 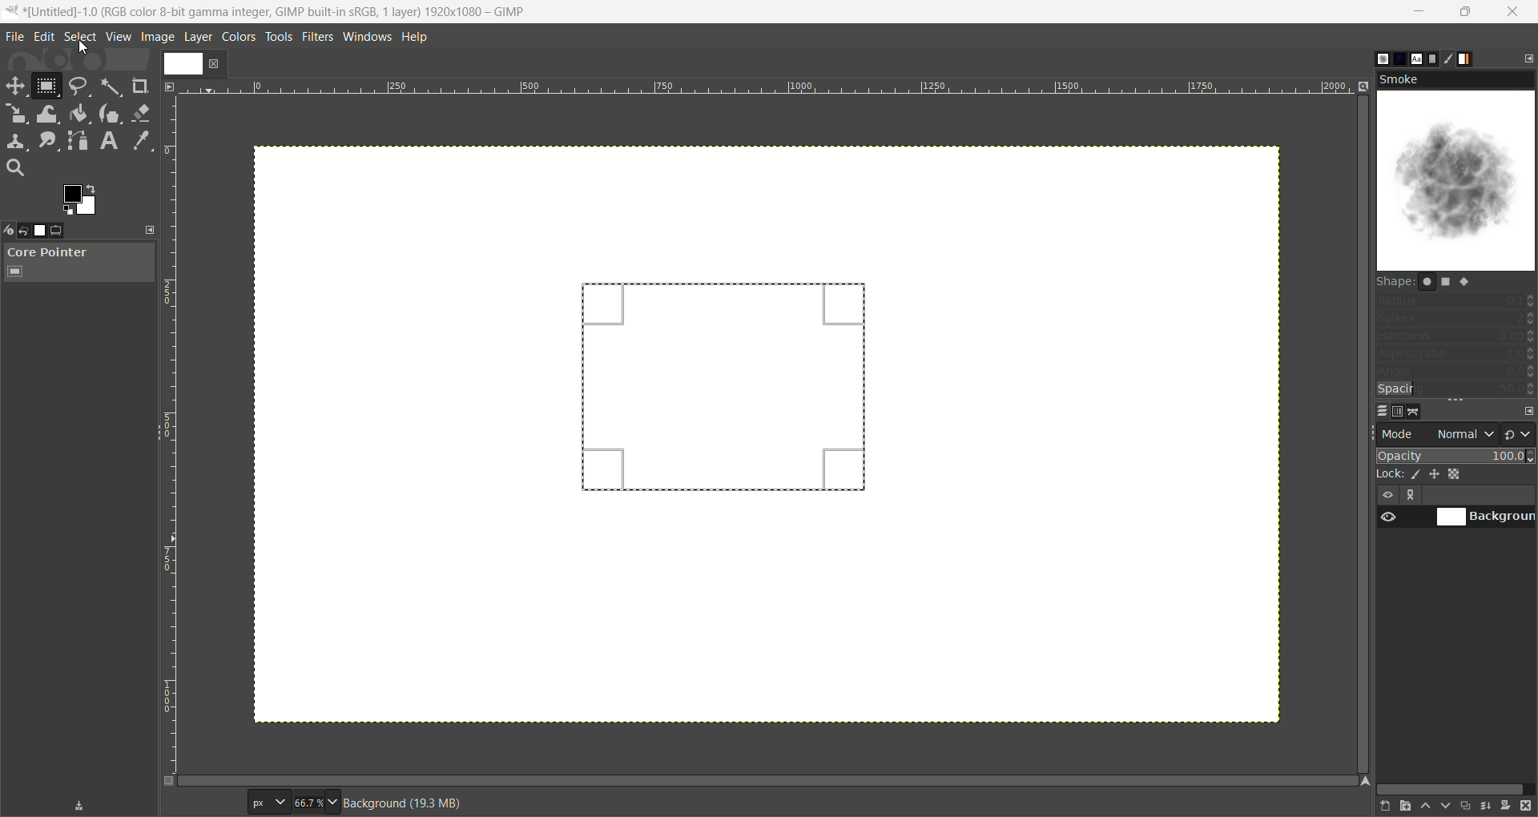 I want to click on tools, so click(x=279, y=36).